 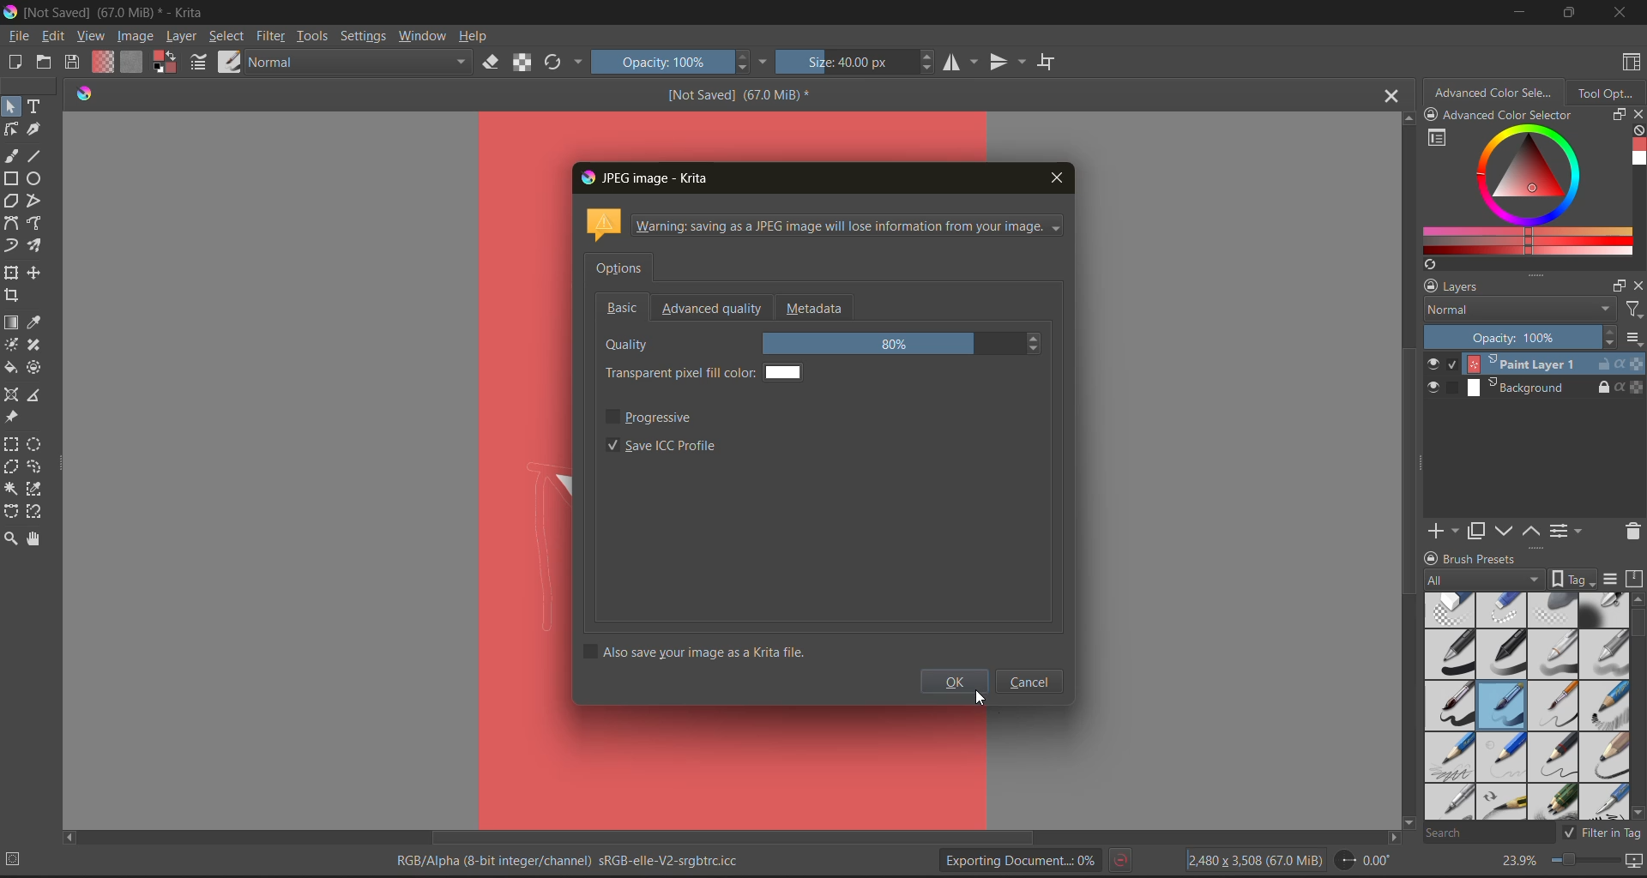 What do you see at coordinates (625, 307) in the screenshot?
I see `basic` at bounding box center [625, 307].